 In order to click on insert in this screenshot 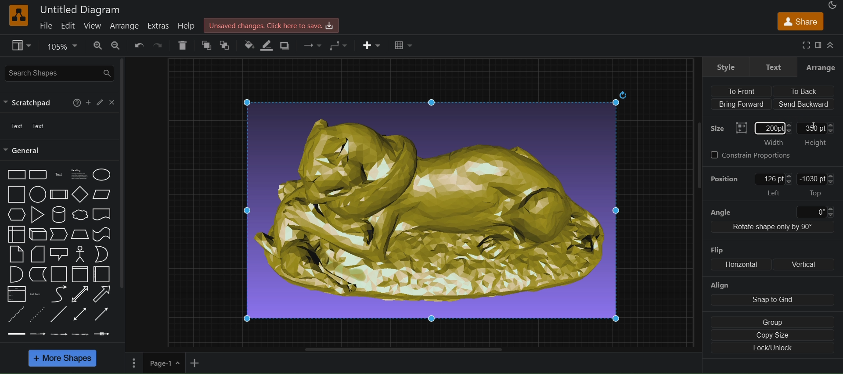, I will do `click(372, 47)`.